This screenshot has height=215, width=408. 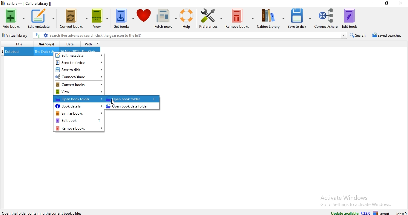 I want to click on save to disk, so click(x=300, y=18).